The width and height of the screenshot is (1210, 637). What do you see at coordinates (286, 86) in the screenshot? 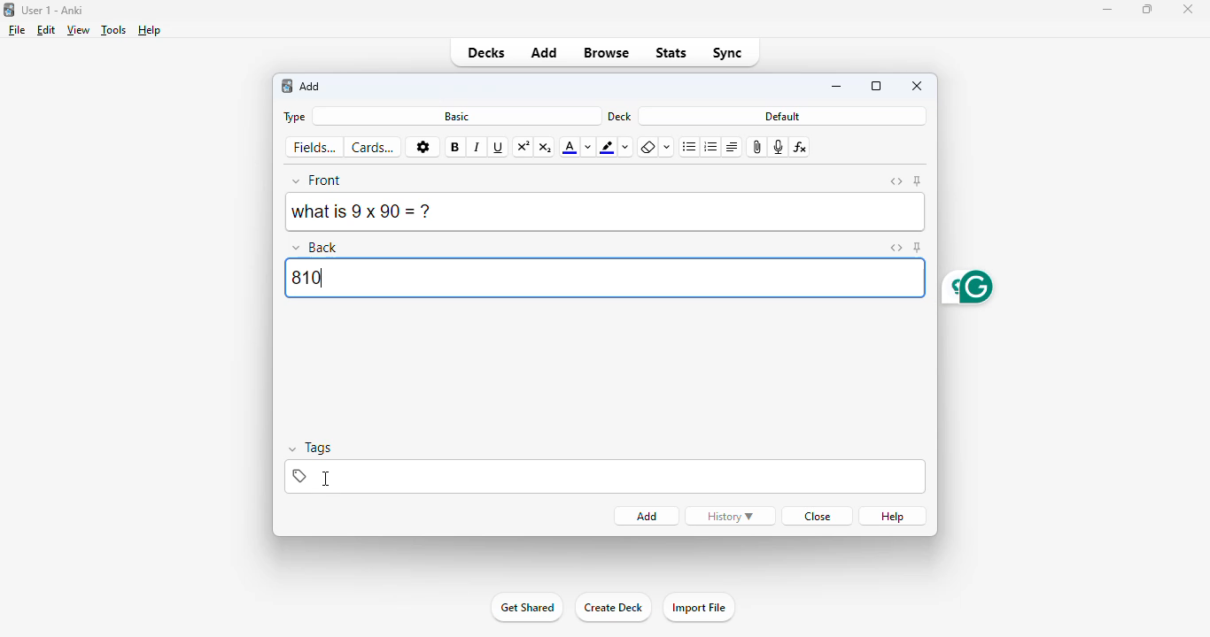
I see `logo` at bounding box center [286, 86].